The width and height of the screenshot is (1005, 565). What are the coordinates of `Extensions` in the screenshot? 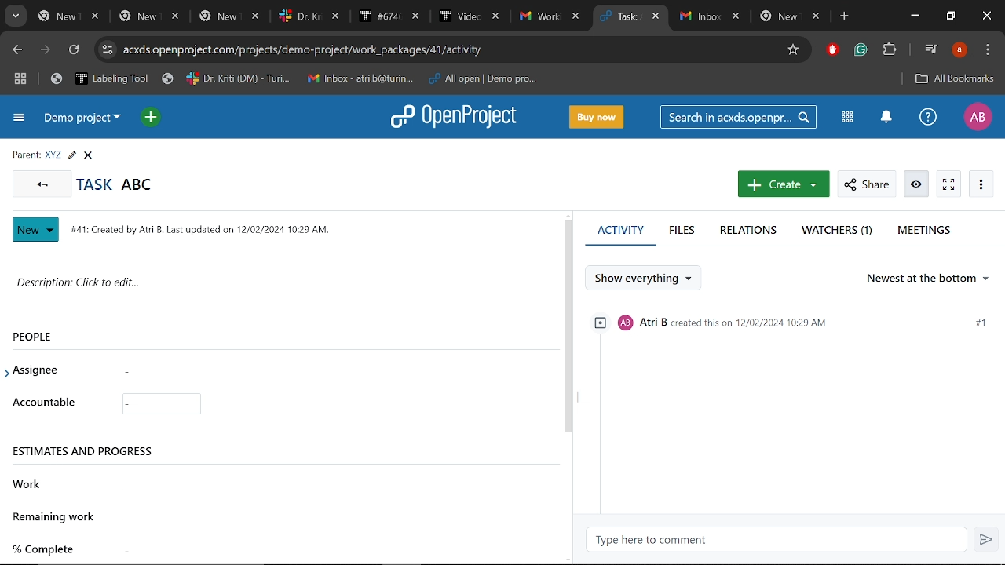 It's located at (889, 50).